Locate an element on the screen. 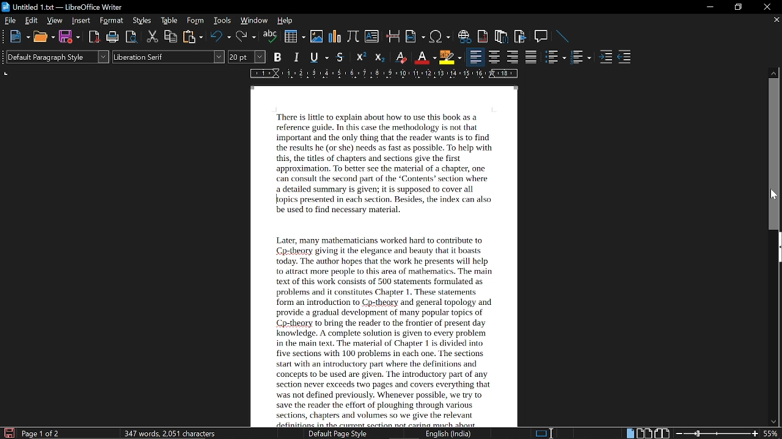 This screenshot has height=439, width=782. book view is located at coordinates (662, 432).